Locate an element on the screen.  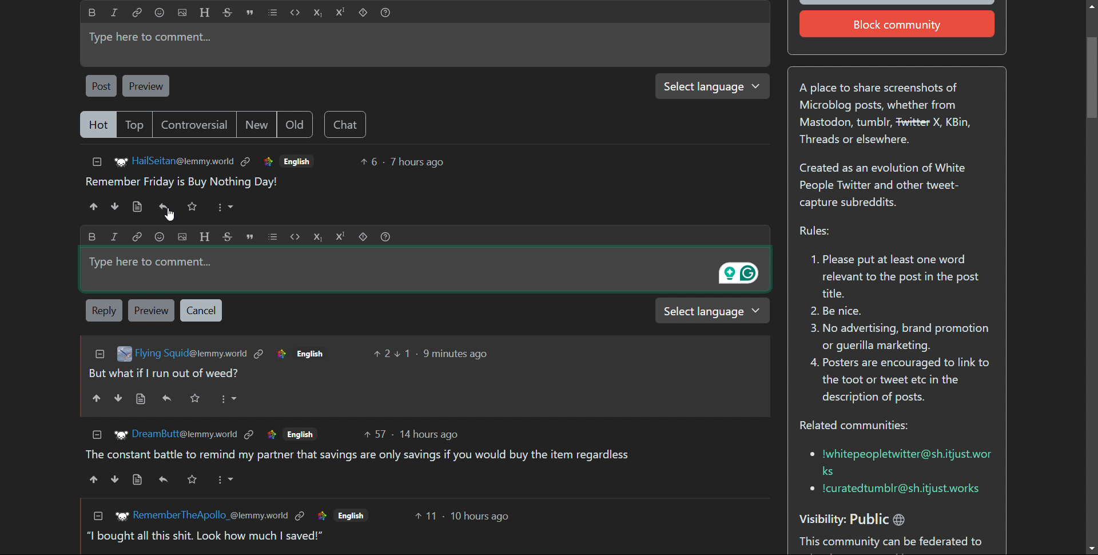
subscript is located at coordinates (318, 13).